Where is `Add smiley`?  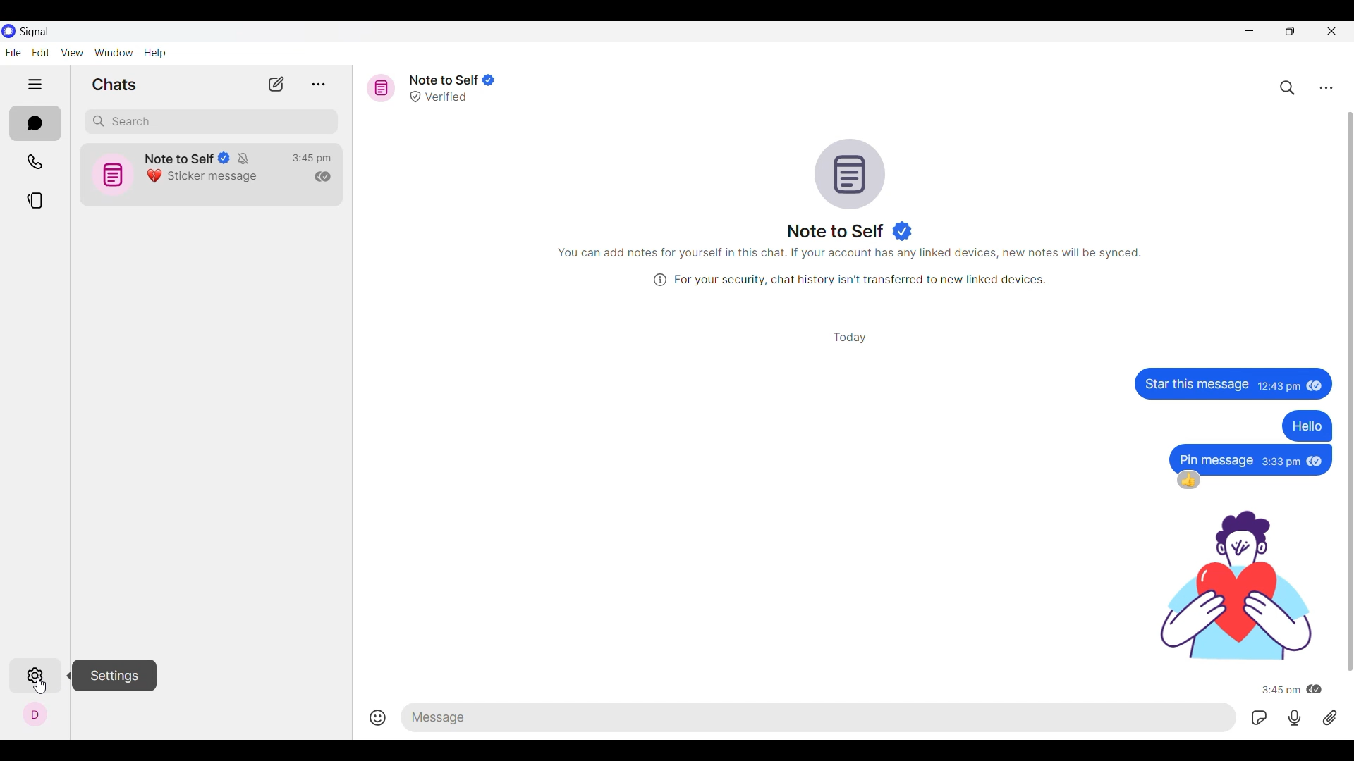
Add smiley is located at coordinates (378, 717).